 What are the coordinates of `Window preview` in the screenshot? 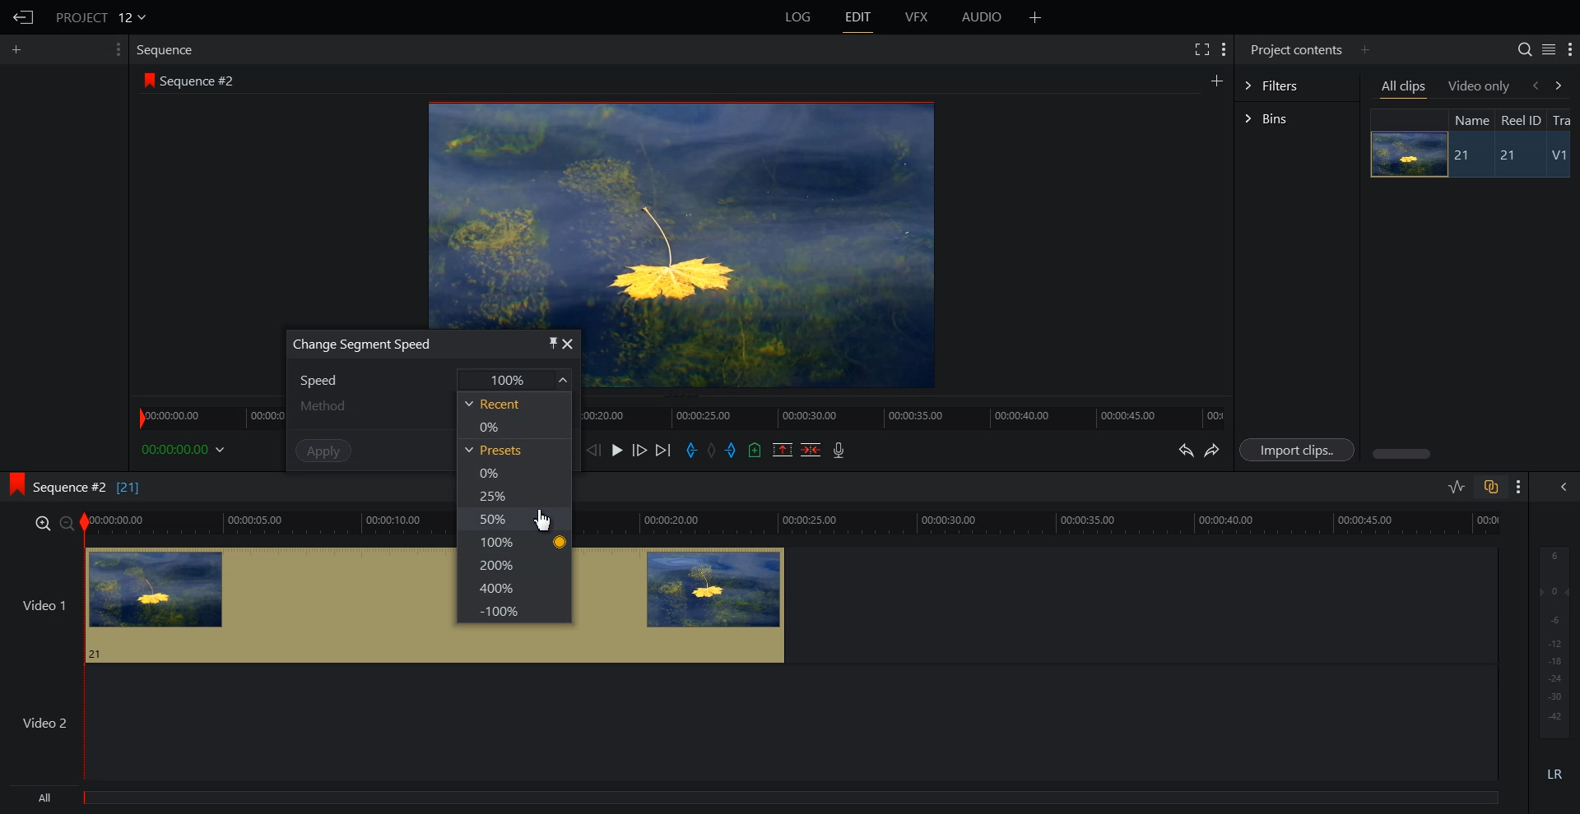 It's located at (676, 210).